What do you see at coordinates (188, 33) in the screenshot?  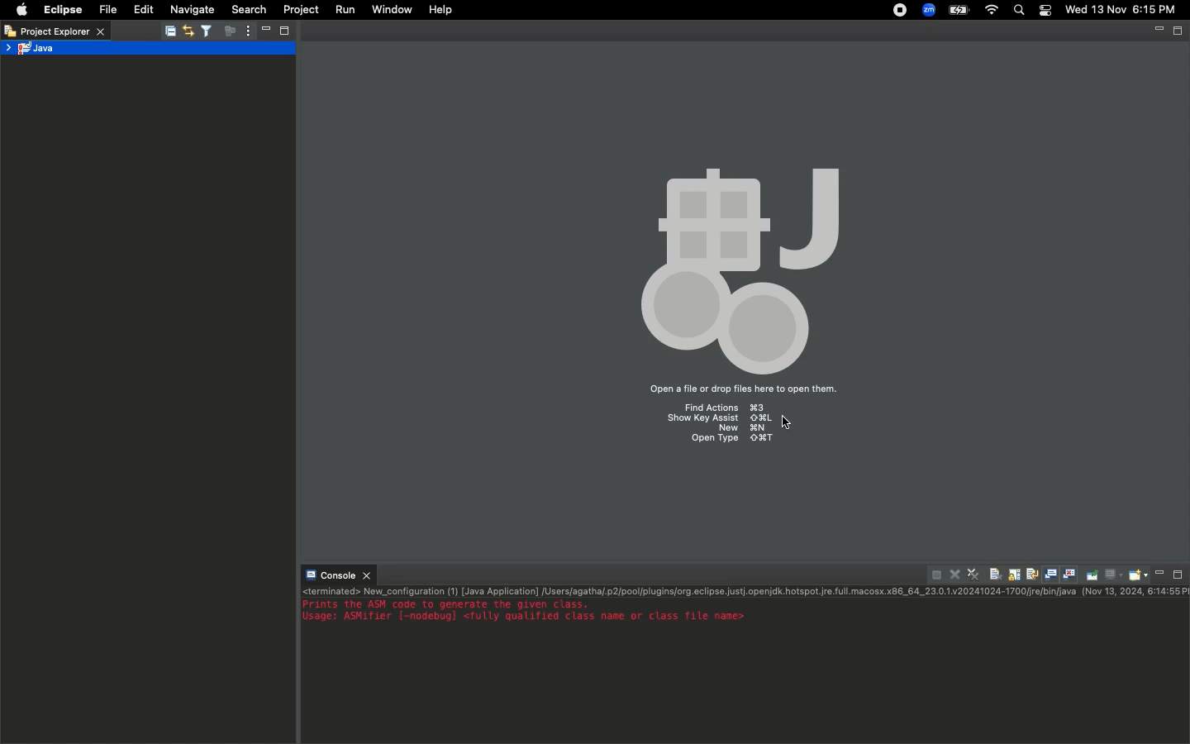 I see `Synchronize` at bounding box center [188, 33].